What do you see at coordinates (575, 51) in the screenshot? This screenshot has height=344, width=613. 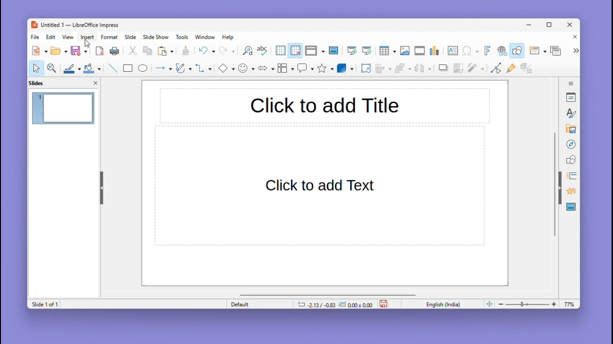 I see `expand` at bounding box center [575, 51].